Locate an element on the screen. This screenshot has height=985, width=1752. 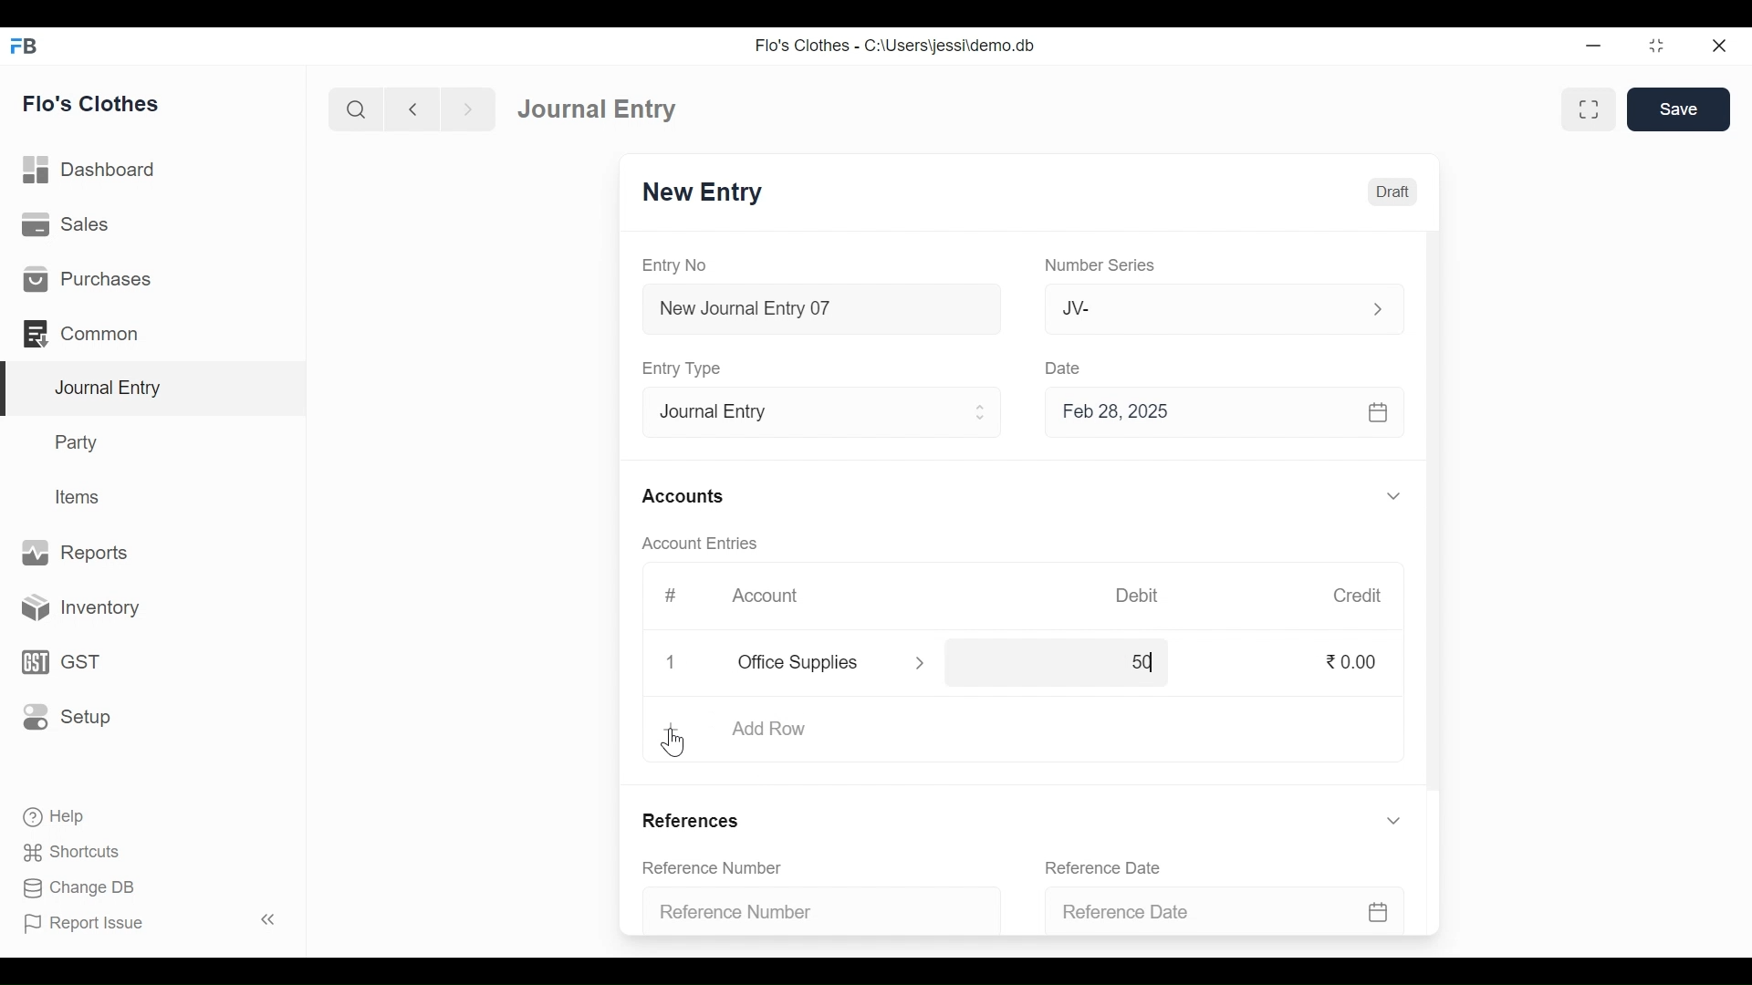
Expand is located at coordinates (983, 412).